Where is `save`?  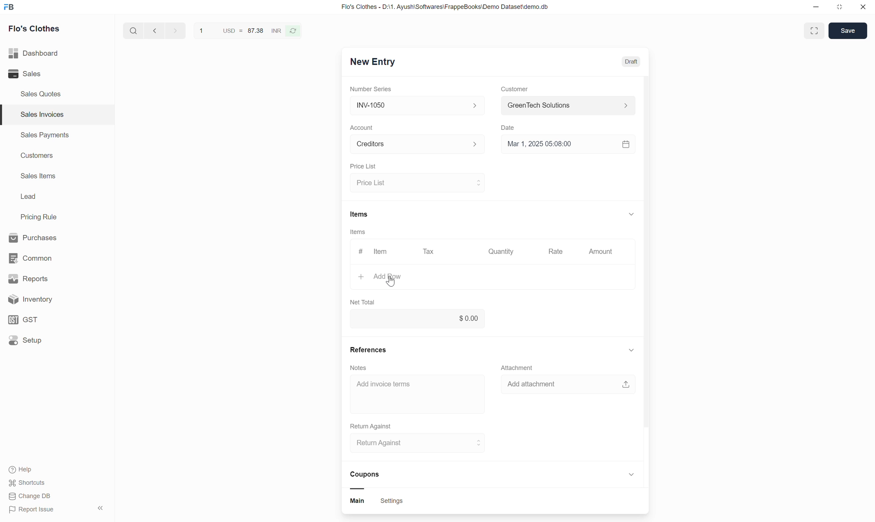
save is located at coordinates (847, 31).